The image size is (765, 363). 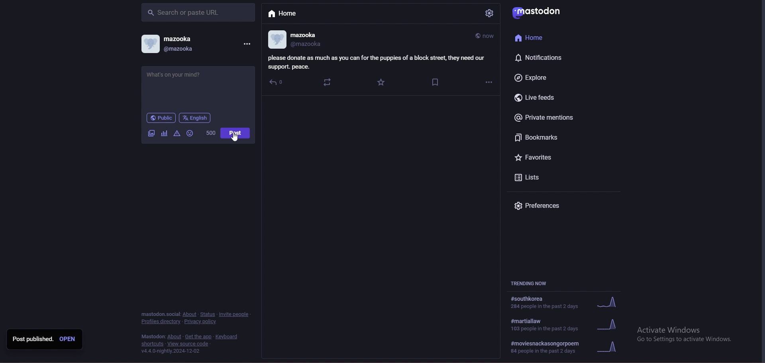 I want to click on notifications, so click(x=551, y=58).